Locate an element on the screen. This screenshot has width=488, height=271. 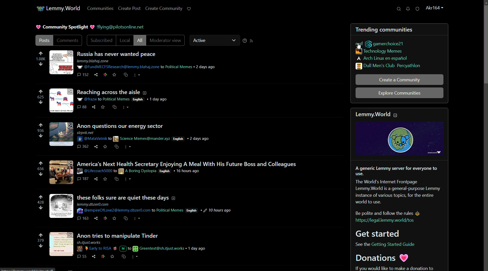
share is located at coordinates (96, 179).